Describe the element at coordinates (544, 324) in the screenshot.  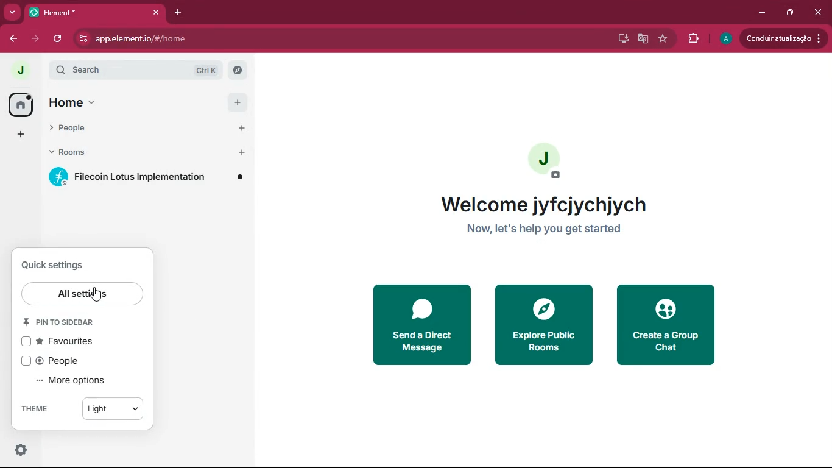
I see `explore a public rooms` at that location.